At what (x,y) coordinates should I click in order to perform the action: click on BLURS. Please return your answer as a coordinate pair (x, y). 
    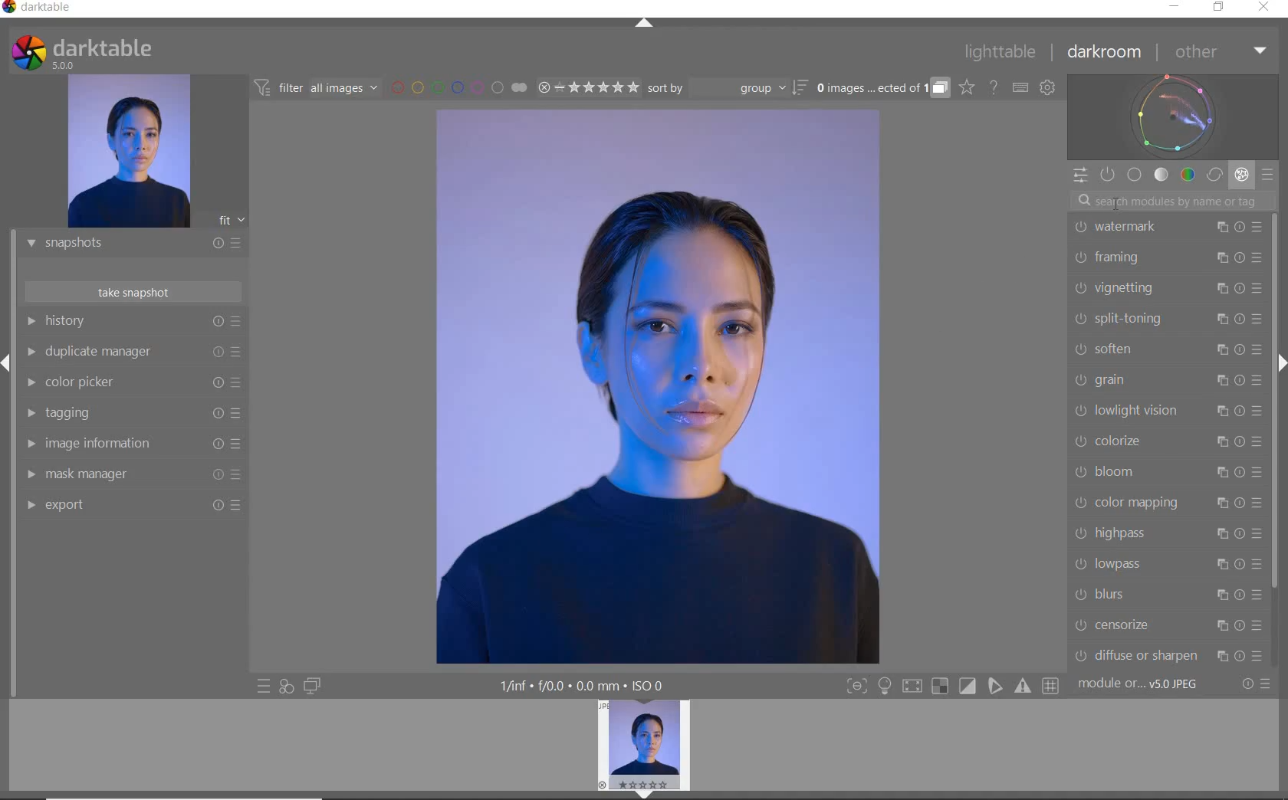
    Looking at the image, I should click on (1167, 595).